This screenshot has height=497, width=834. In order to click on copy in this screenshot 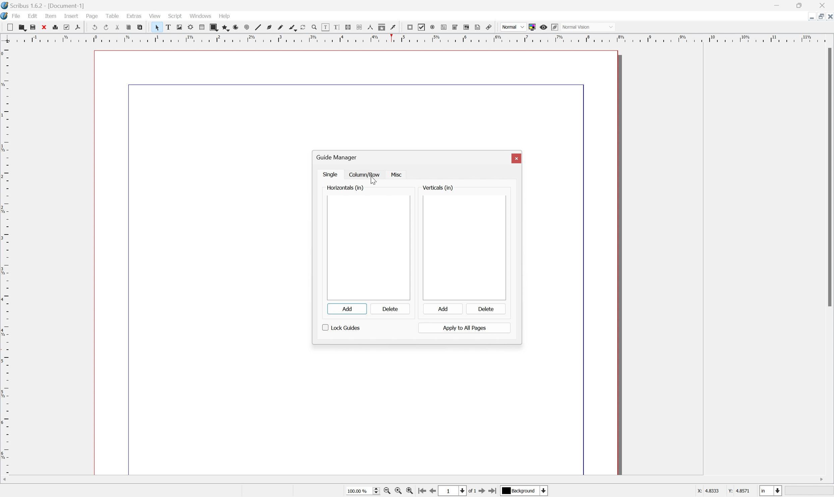, I will do `click(129, 26)`.